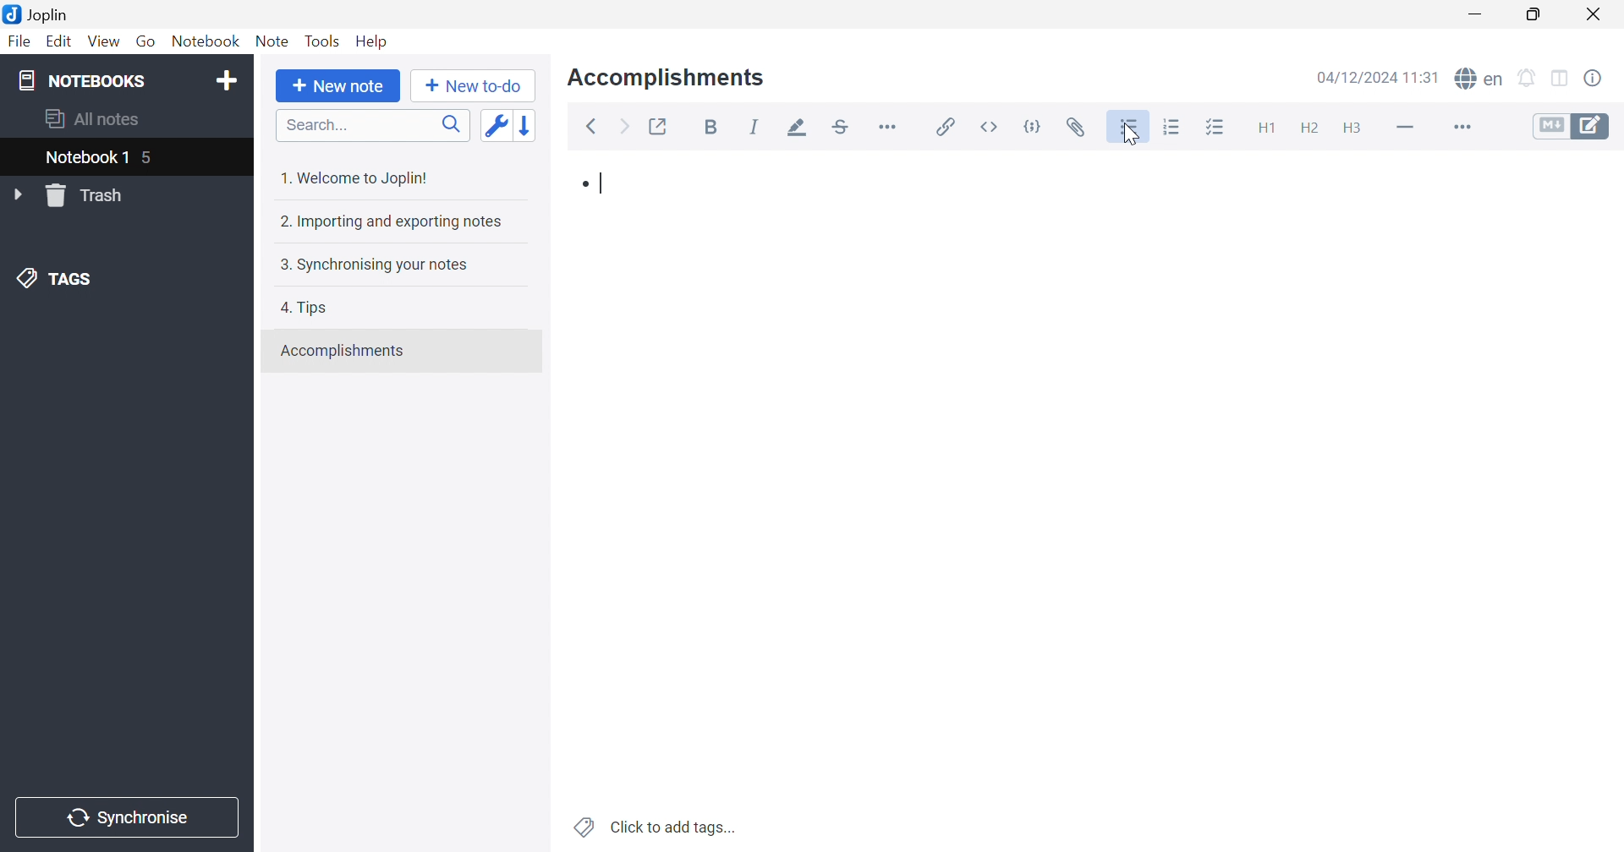 The width and height of the screenshot is (1624, 852). What do you see at coordinates (526, 125) in the screenshot?
I see `Reverse sort order` at bounding box center [526, 125].